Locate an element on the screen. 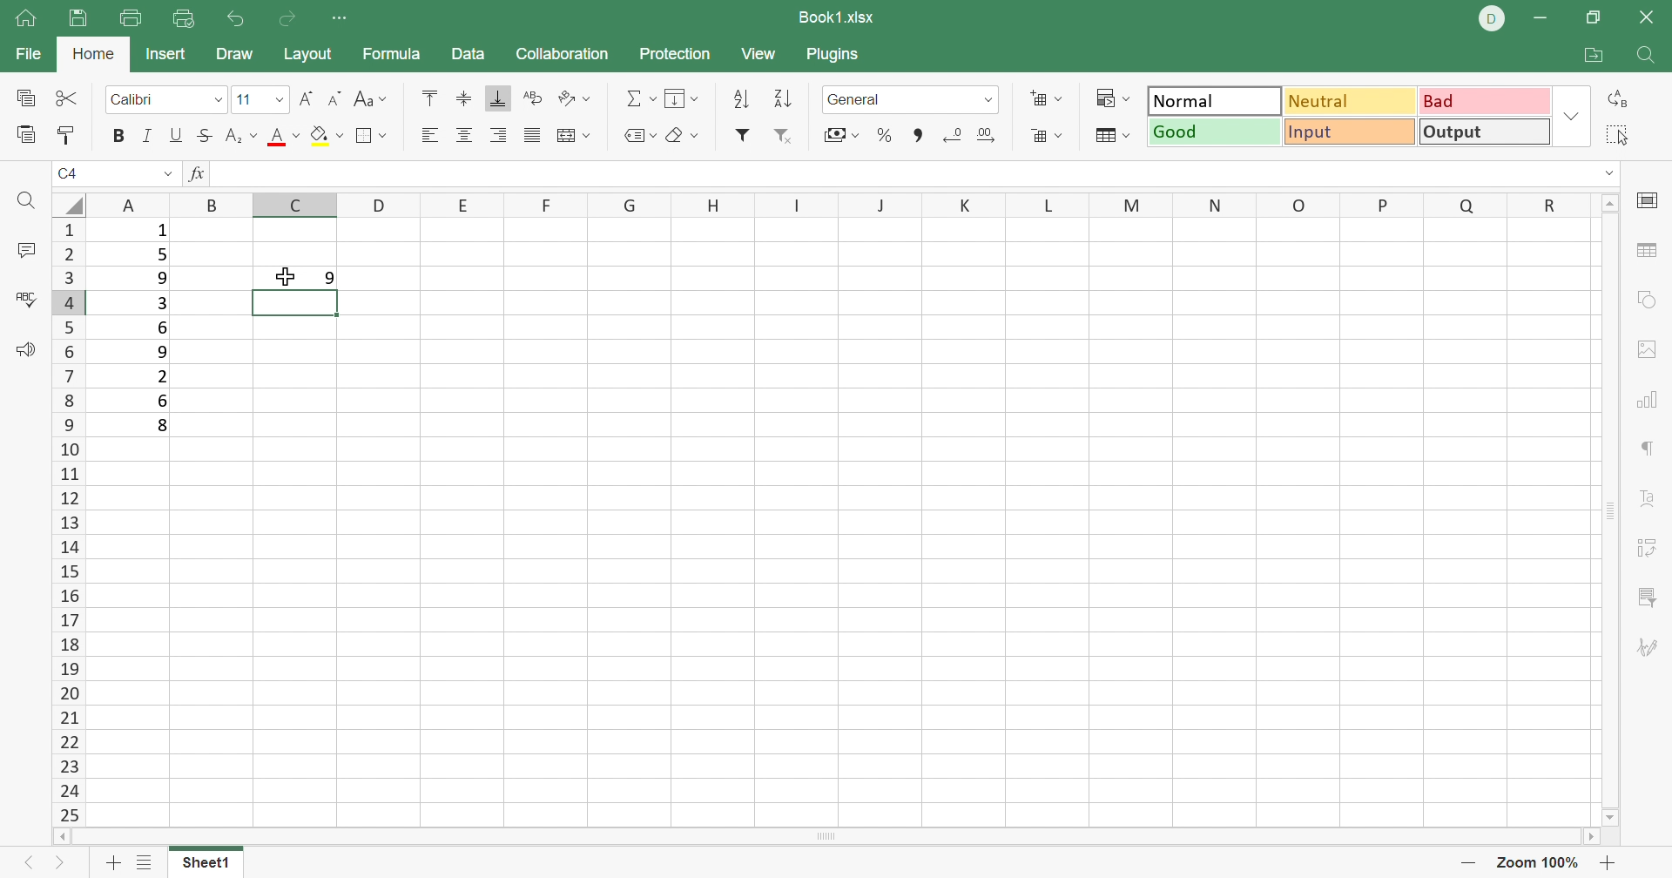 Image resolution: width=1672 pixels, height=878 pixels. font size is located at coordinates (248, 99).